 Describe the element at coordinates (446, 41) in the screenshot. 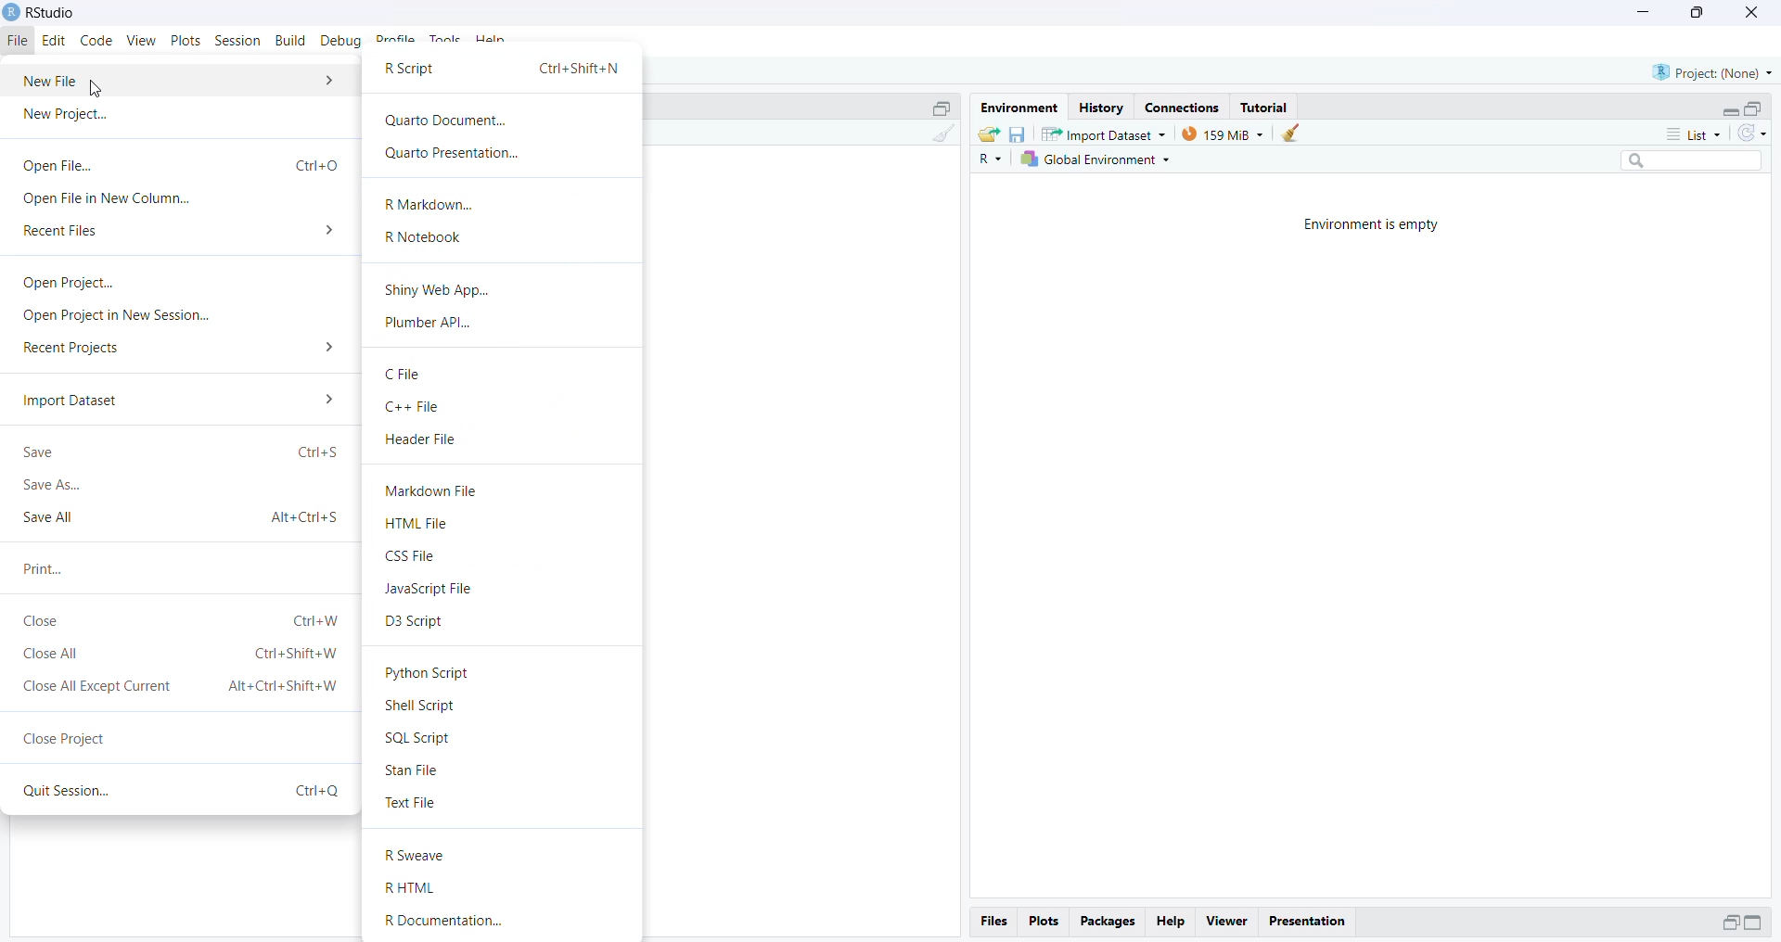

I see `tools` at that location.